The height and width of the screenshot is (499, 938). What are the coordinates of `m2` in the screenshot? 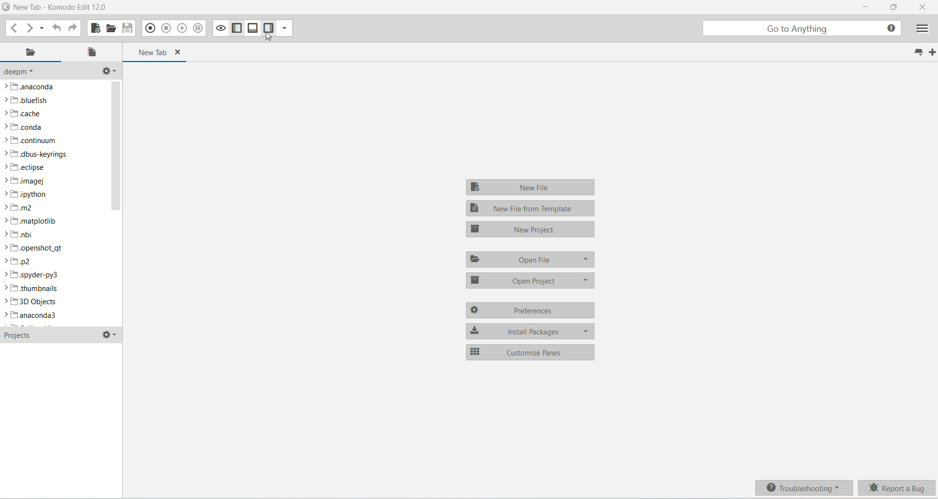 It's located at (20, 207).